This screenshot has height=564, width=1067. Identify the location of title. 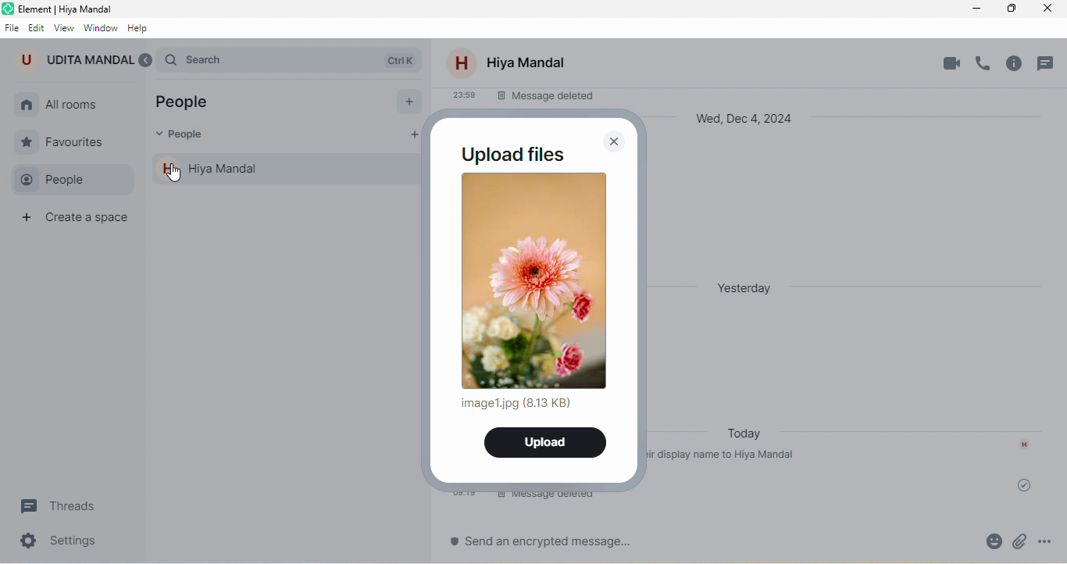
(73, 8).